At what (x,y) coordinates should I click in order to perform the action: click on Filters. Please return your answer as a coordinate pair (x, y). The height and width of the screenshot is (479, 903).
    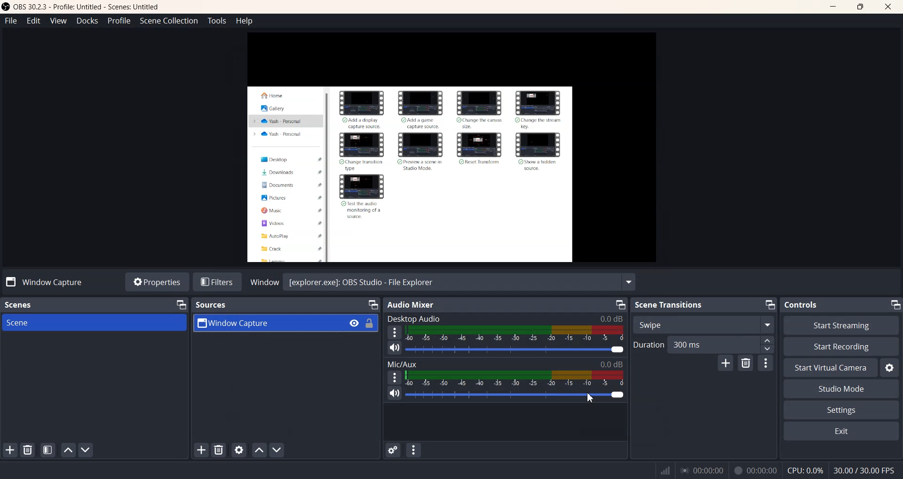
    Looking at the image, I should click on (215, 281).